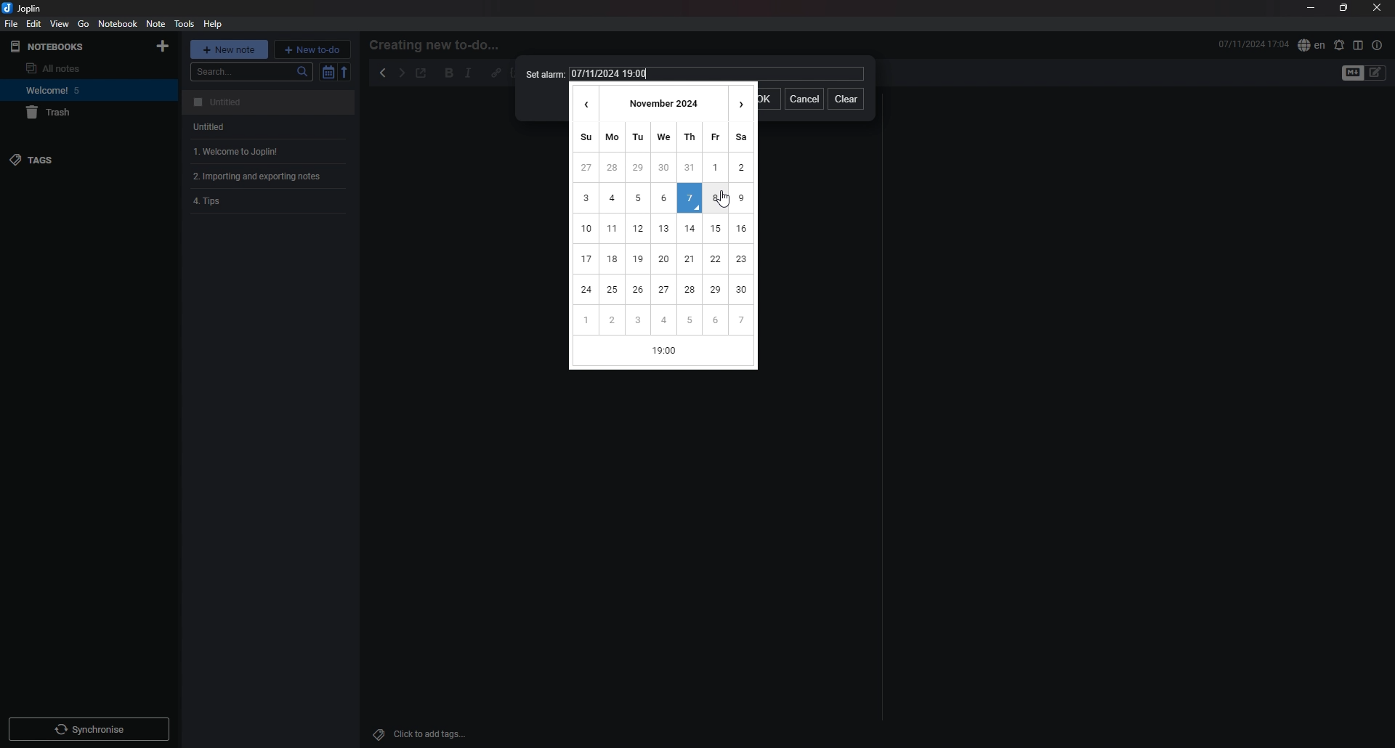  What do you see at coordinates (84, 24) in the screenshot?
I see `go` at bounding box center [84, 24].